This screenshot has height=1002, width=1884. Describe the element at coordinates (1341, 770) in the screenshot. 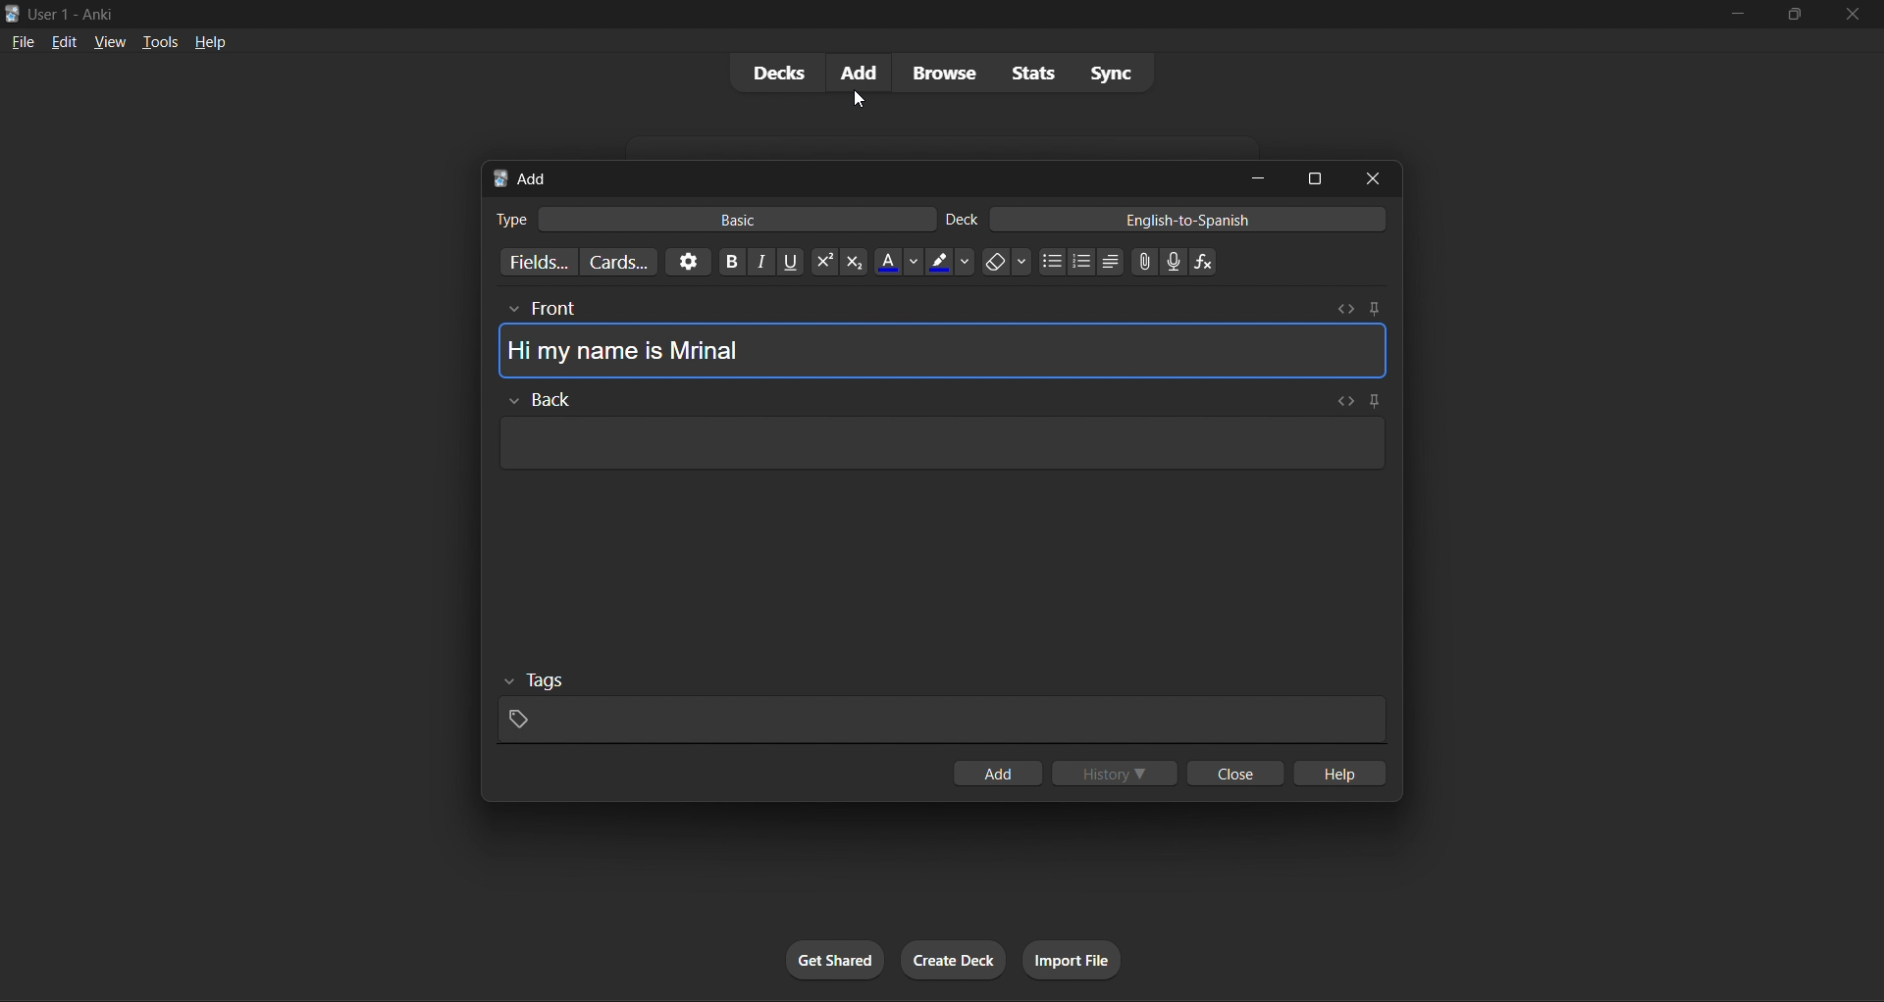

I see `help` at that location.